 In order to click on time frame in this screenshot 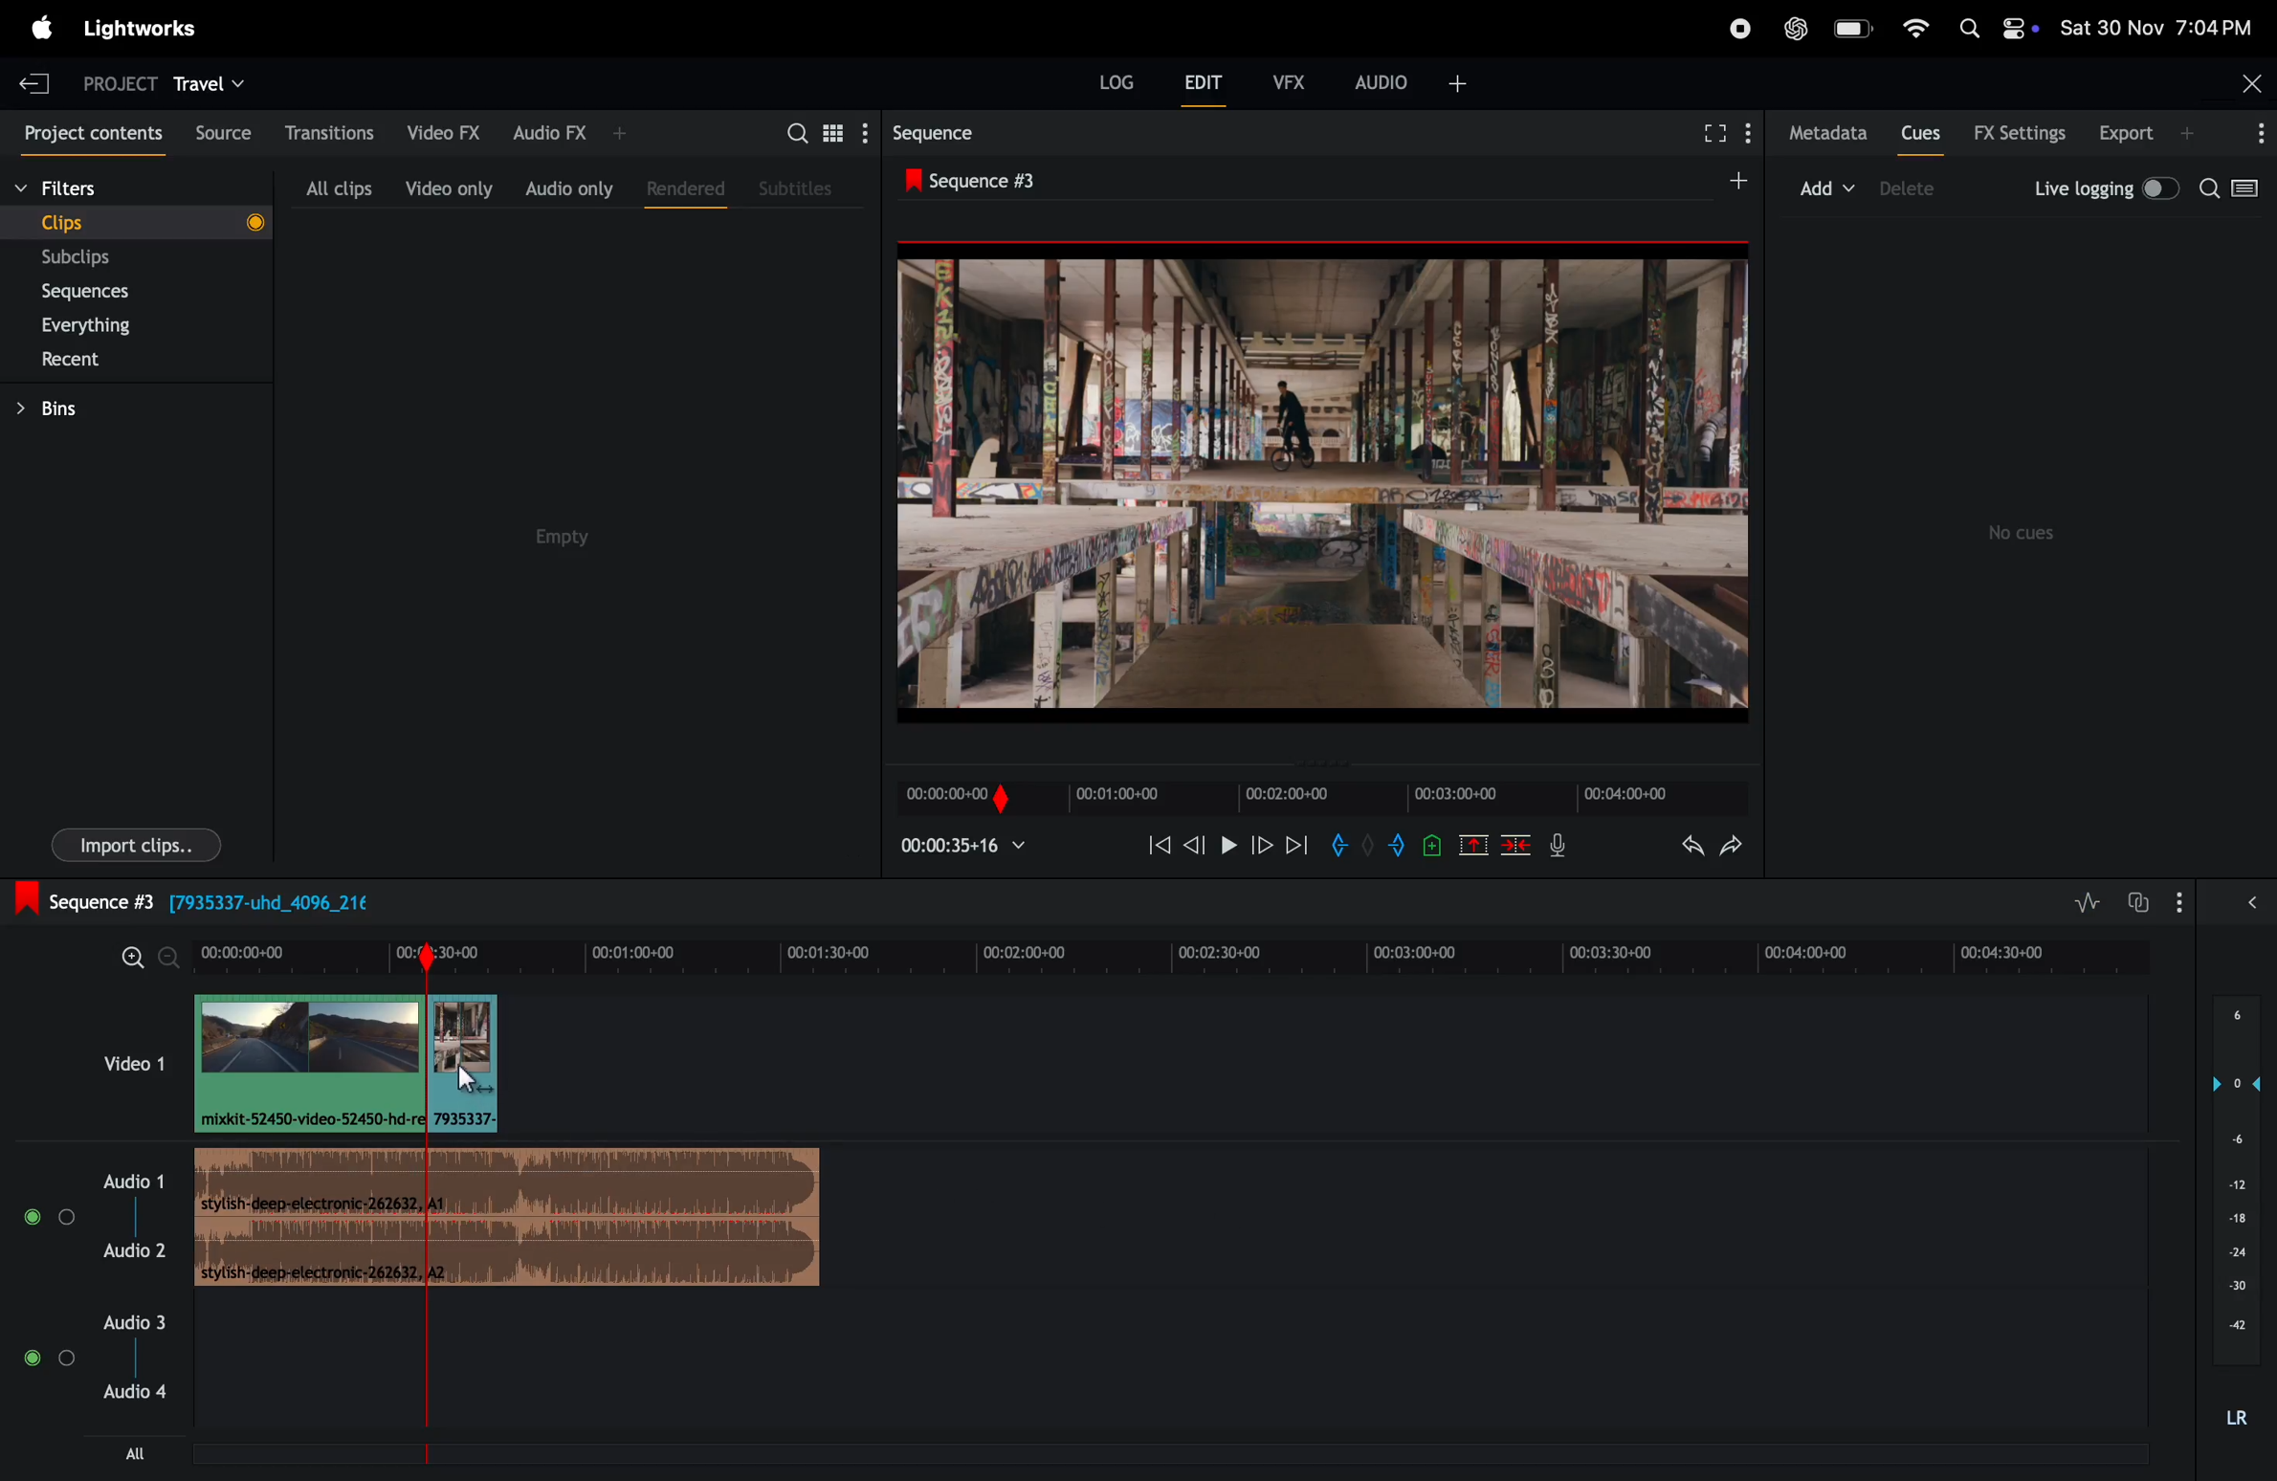, I will do `click(1319, 797)`.